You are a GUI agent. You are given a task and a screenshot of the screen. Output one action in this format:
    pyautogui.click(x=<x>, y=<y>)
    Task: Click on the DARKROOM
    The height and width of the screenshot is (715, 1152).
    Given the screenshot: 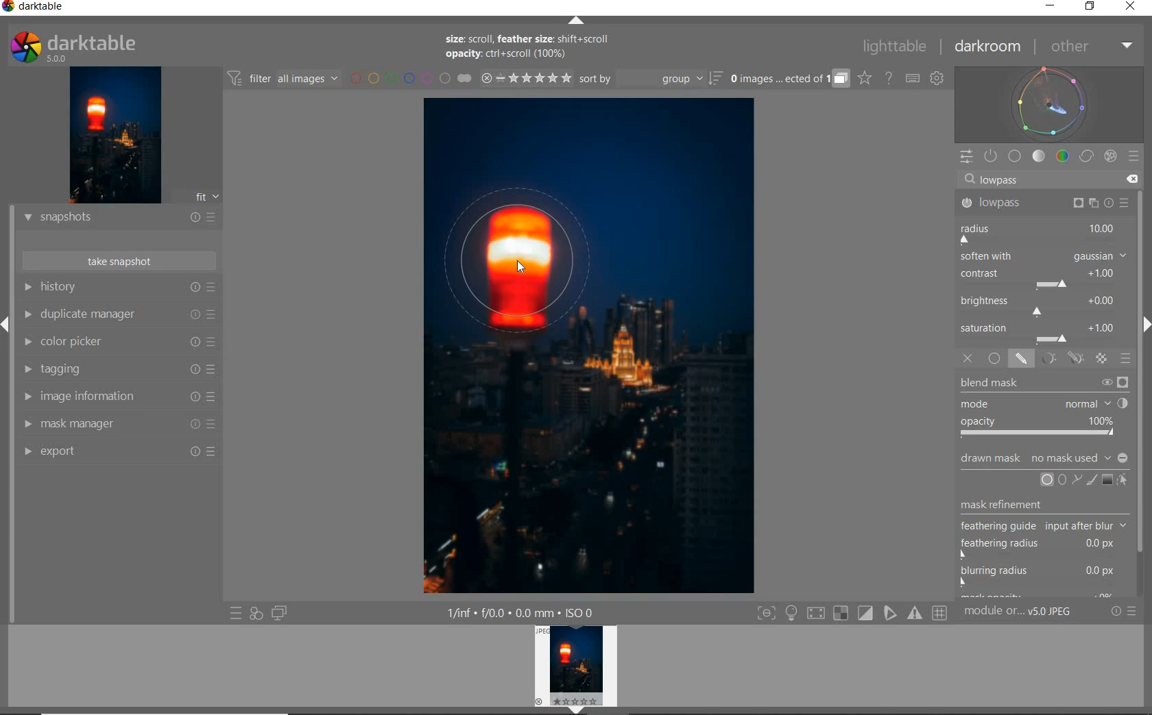 What is the action you would take?
    pyautogui.click(x=990, y=47)
    